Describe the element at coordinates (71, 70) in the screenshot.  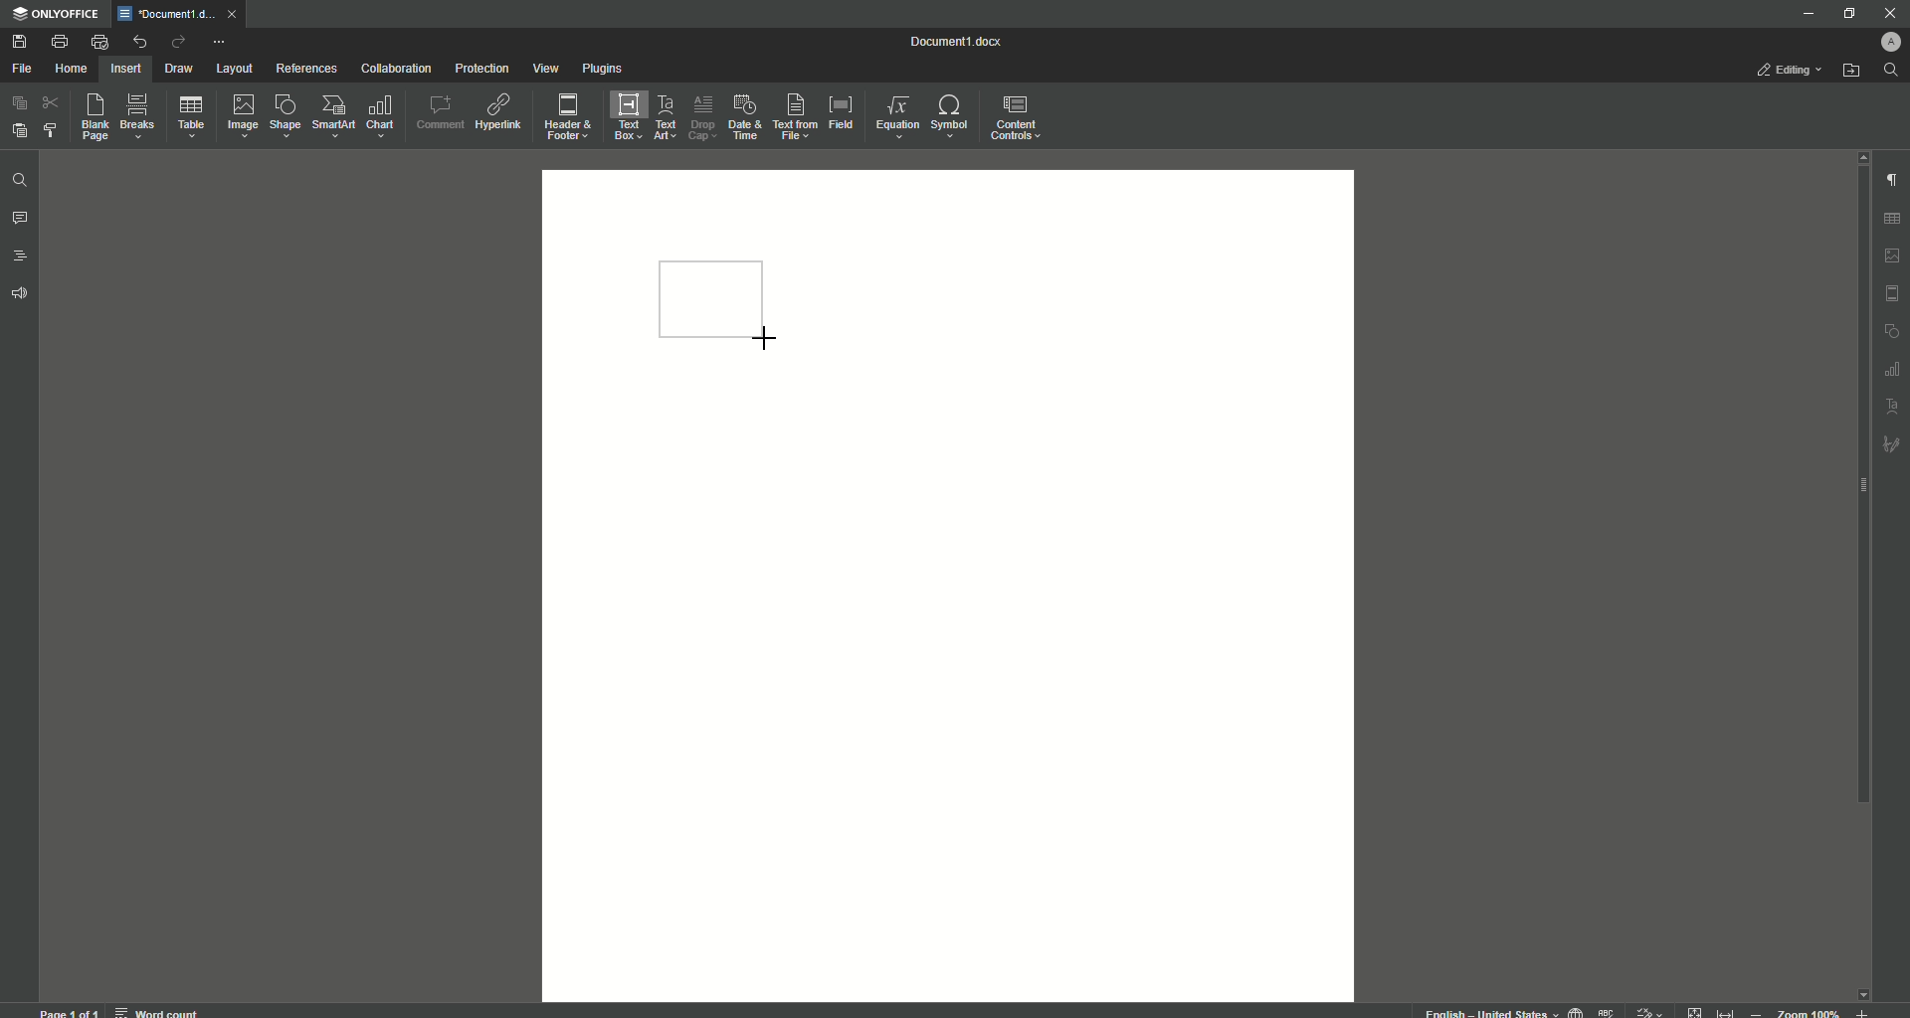
I see `Home` at that location.